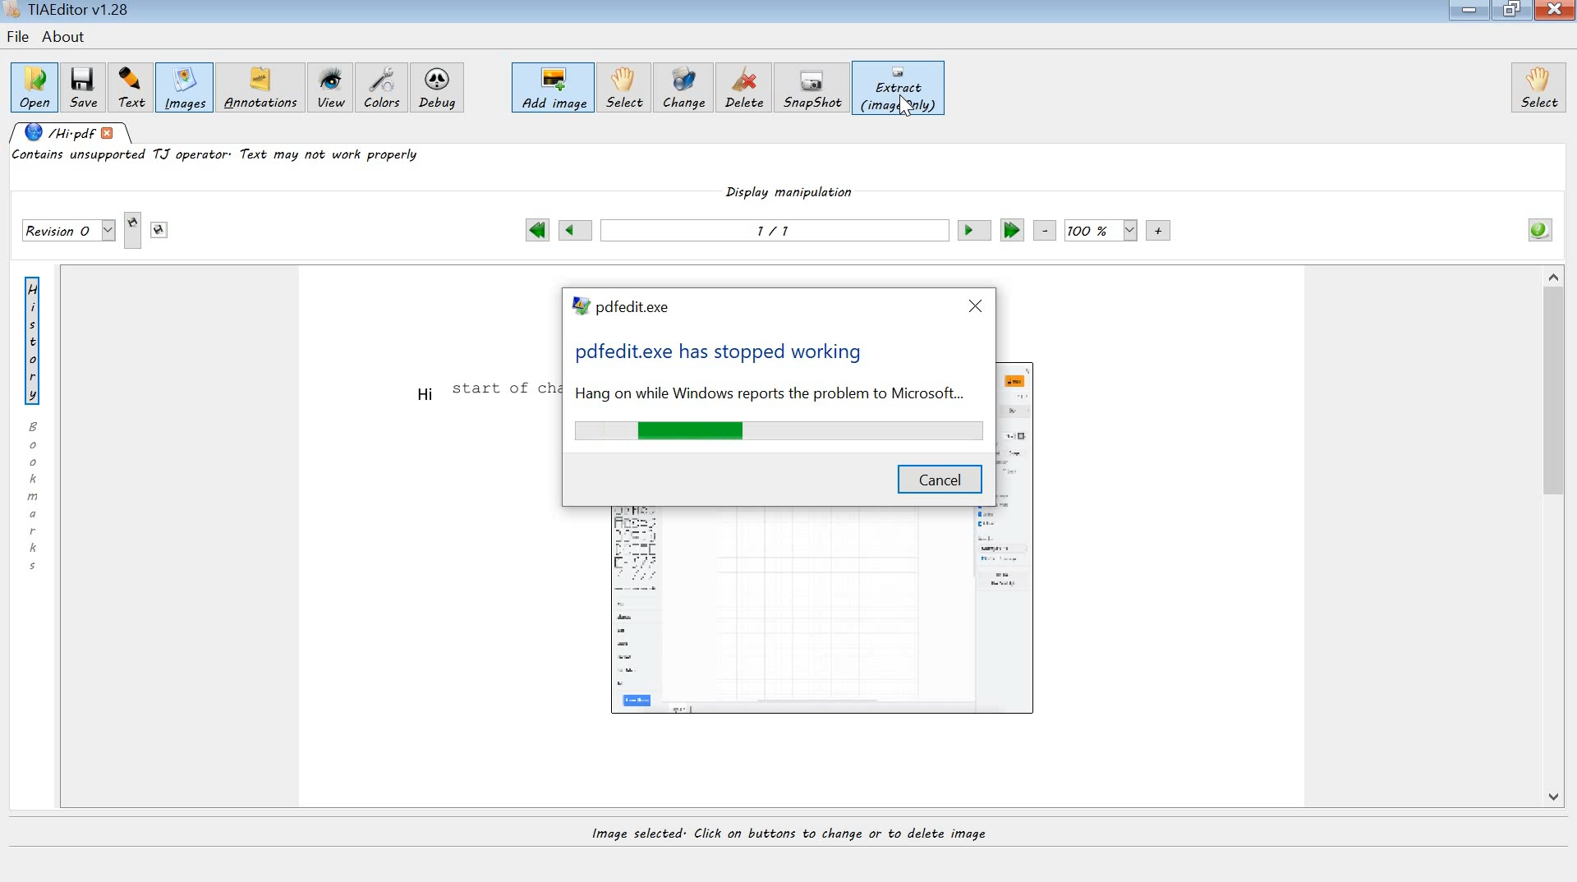  I want to click on add image, so click(554, 90).